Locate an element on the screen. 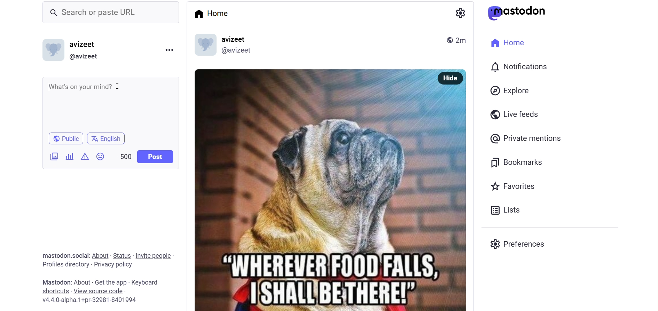  home is located at coordinates (512, 44).